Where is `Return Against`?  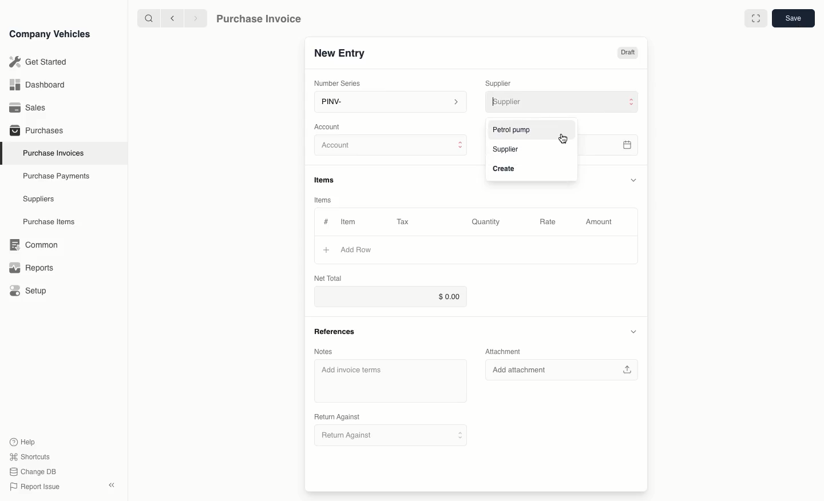 Return Against is located at coordinates (336, 416).